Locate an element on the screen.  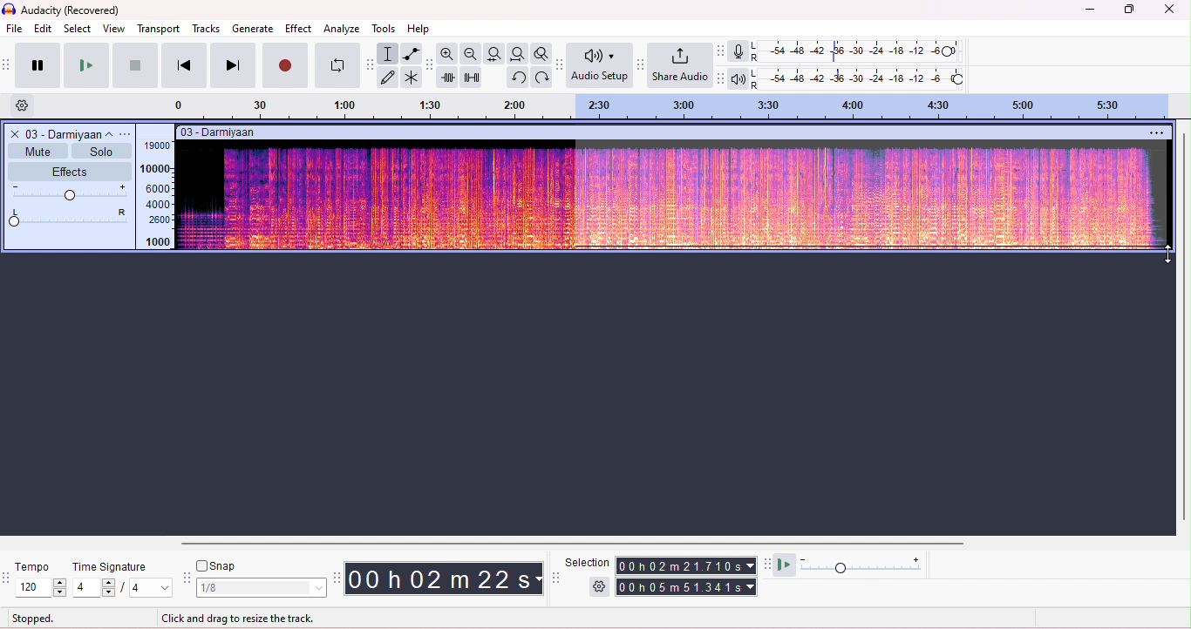
generate is located at coordinates (253, 28).